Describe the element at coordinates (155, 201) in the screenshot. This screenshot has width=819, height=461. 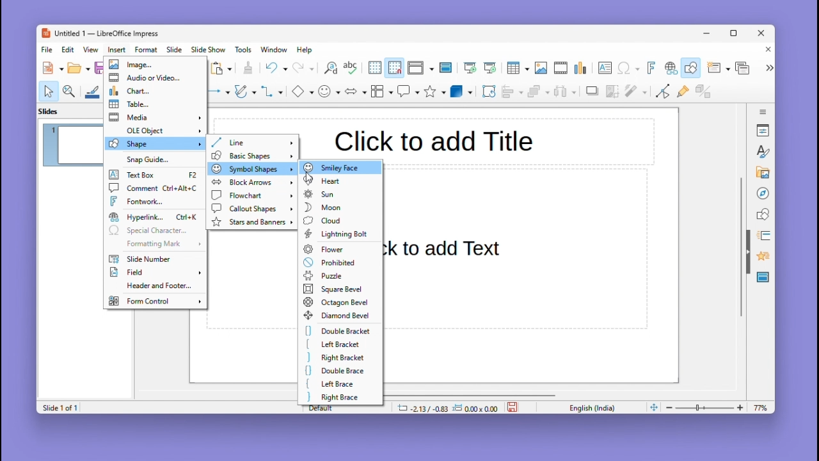
I see `font Work` at that location.